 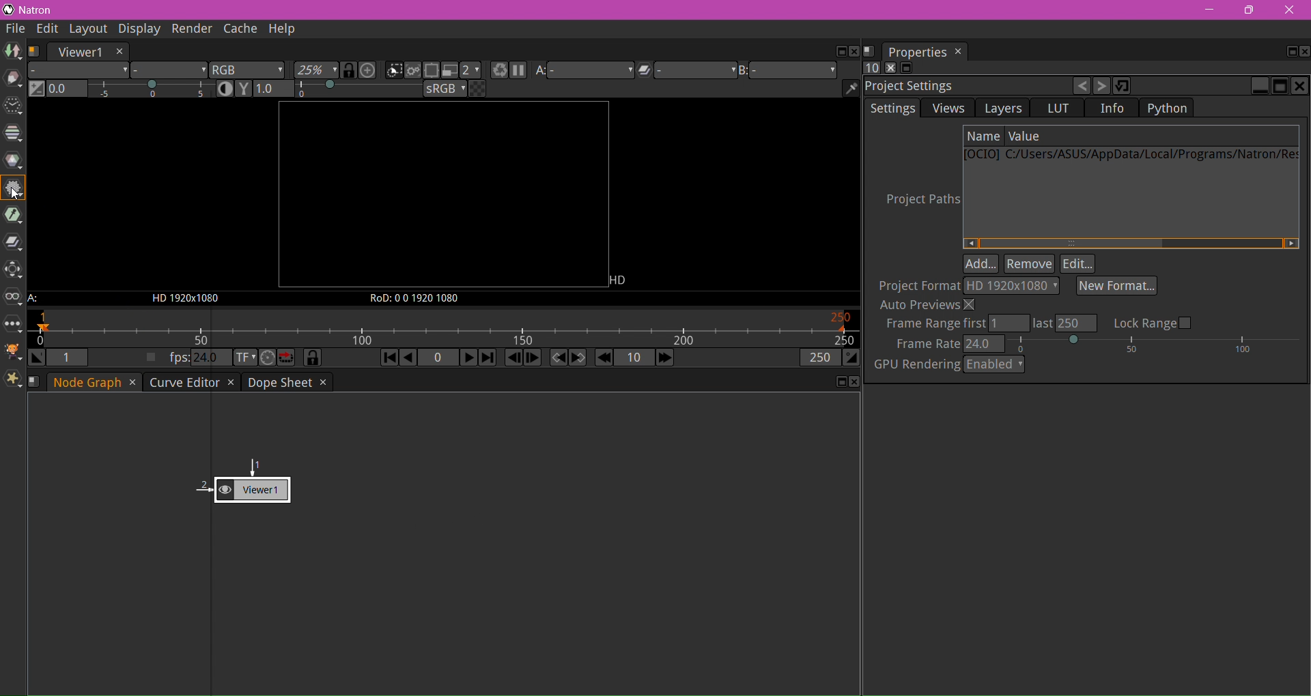 I want to click on Restore Down, so click(x=1248, y=10).